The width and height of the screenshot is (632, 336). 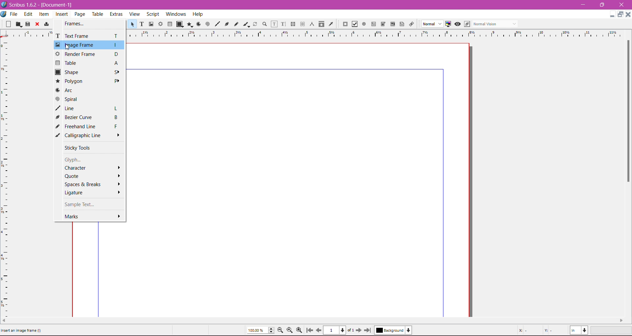 I want to click on Rotate Item, so click(x=255, y=24).